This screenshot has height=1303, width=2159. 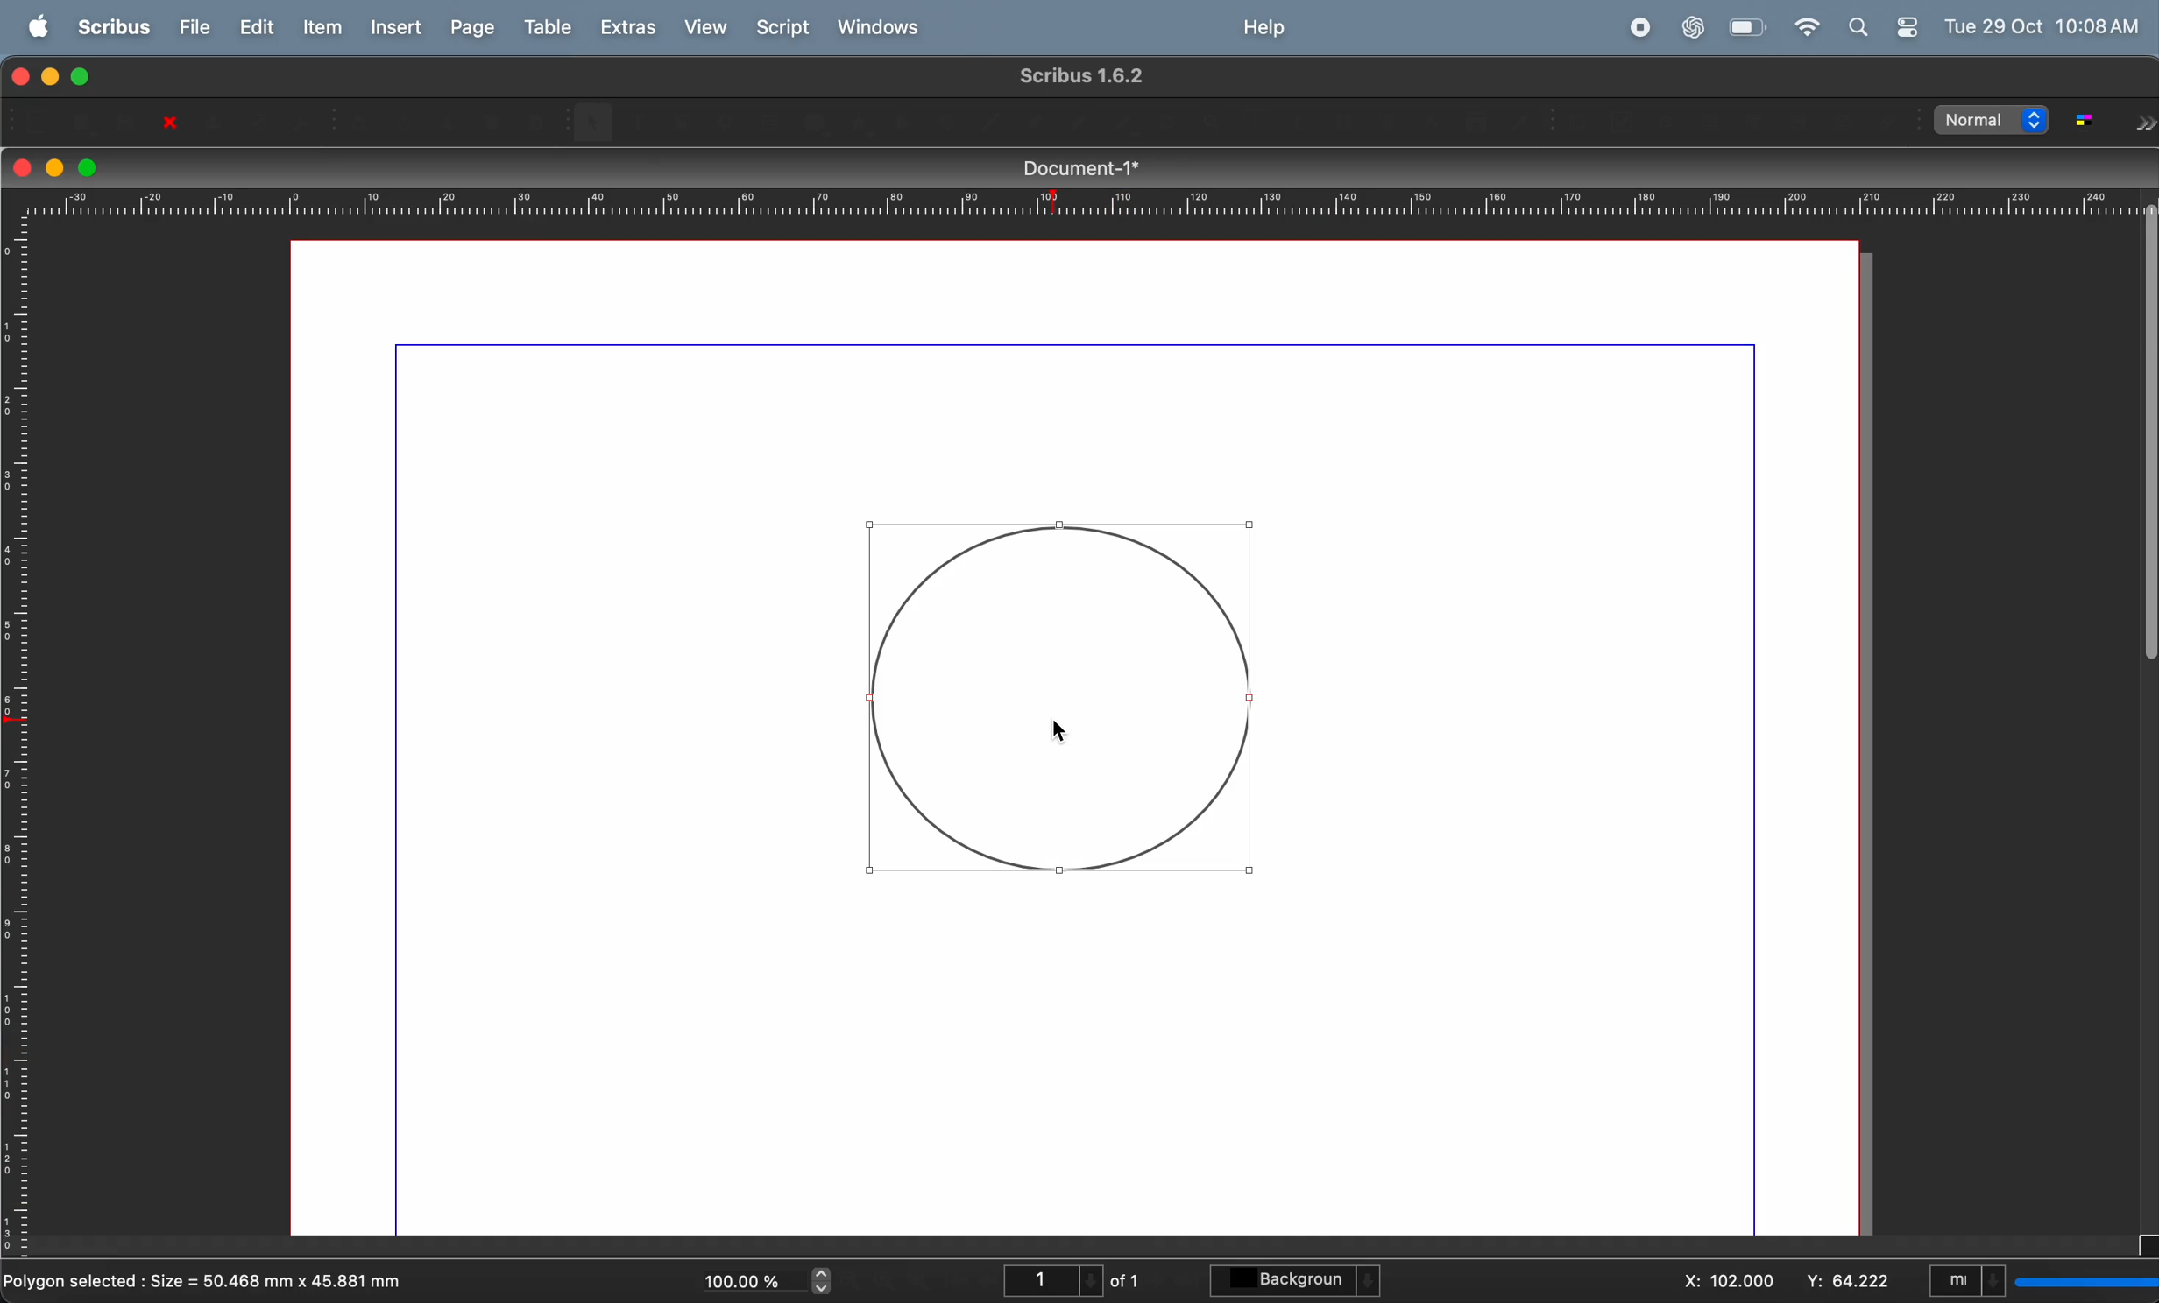 What do you see at coordinates (188, 25) in the screenshot?
I see `file` at bounding box center [188, 25].